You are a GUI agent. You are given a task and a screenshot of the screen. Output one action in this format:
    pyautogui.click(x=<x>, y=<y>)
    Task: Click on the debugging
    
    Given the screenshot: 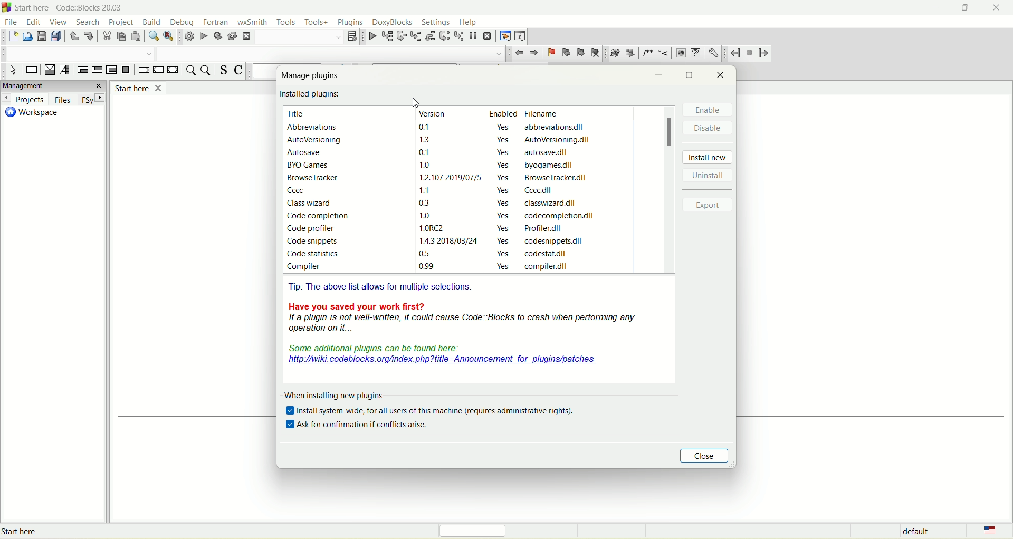 What is the action you would take?
    pyautogui.click(x=505, y=34)
    